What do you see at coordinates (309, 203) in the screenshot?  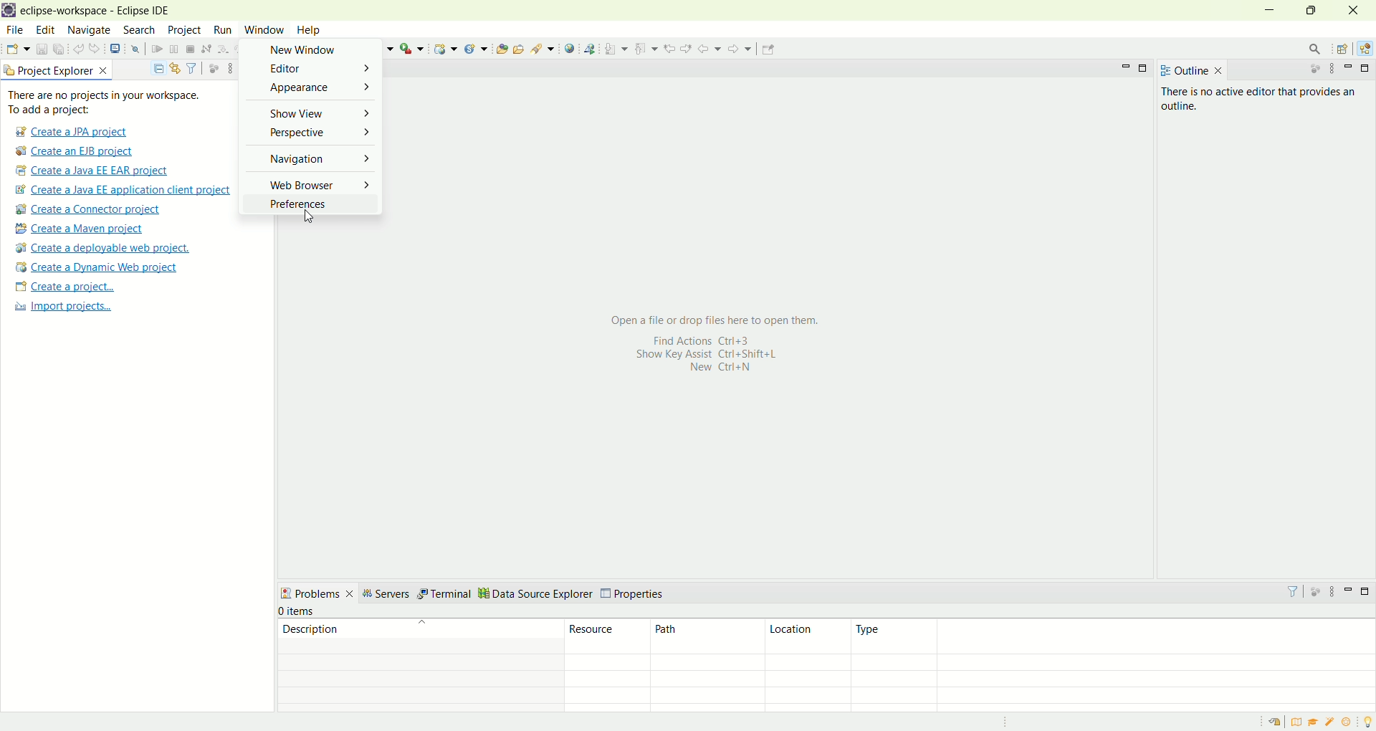 I see `preferences` at bounding box center [309, 203].